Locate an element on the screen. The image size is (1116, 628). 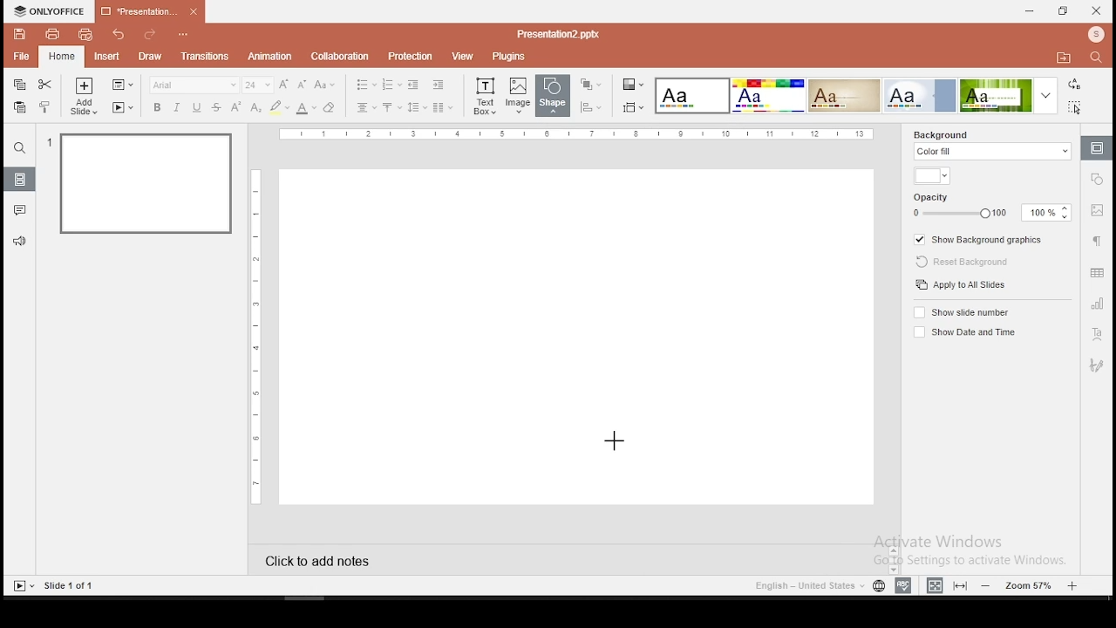
 is located at coordinates (767, 96).